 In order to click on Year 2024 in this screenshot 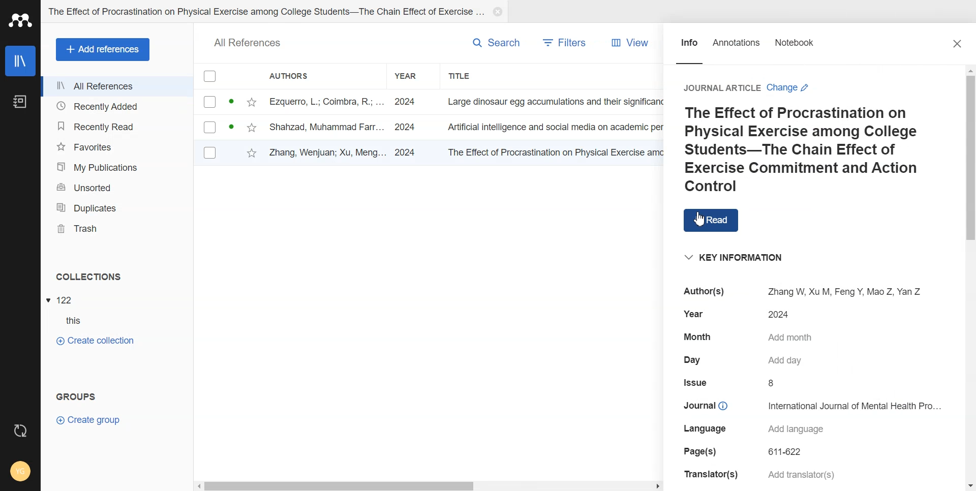, I will do `click(743, 314)`.